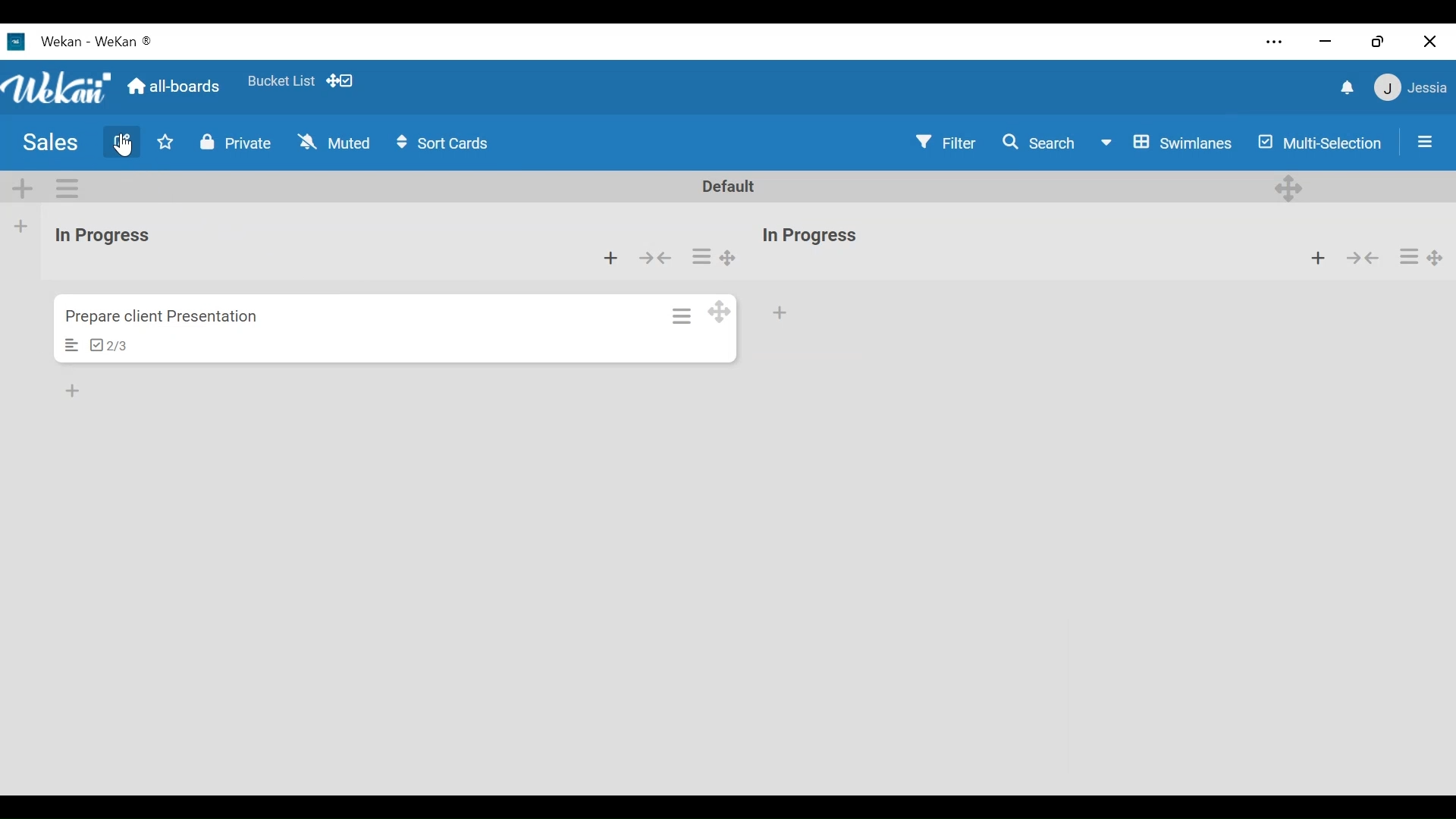 Image resolution: width=1456 pixels, height=819 pixels. What do you see at coordinates (65, 188) in the screenshot?
I see `Swimlane actions` at bounding box center [65, 188].